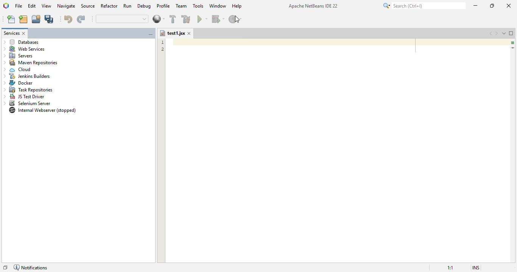 Image resolution: width=517 pixels, height=272 pixels. What do you see at coordinates (512, 42) in the screenshot?
I see `no errors` at bounding box center [512, 42].